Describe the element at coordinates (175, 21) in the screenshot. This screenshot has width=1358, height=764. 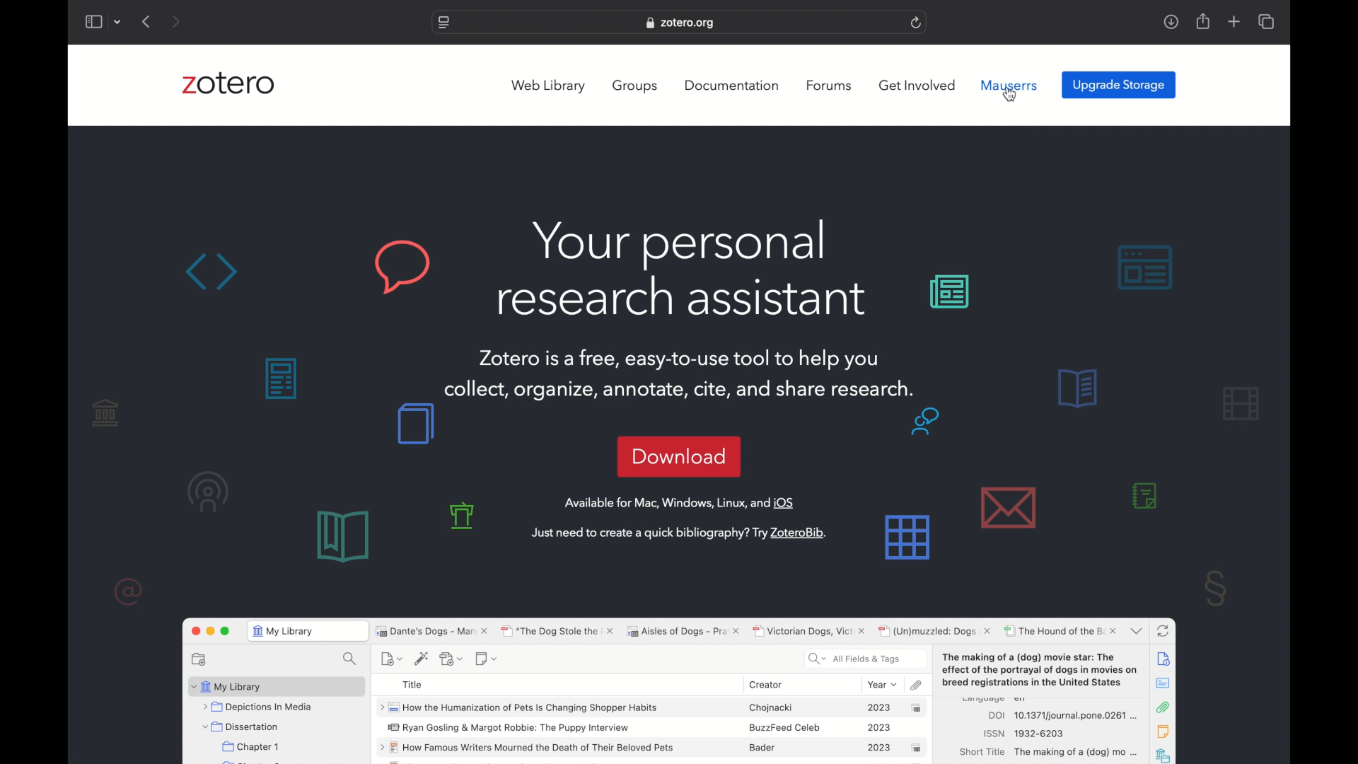
I see `next` at that location.